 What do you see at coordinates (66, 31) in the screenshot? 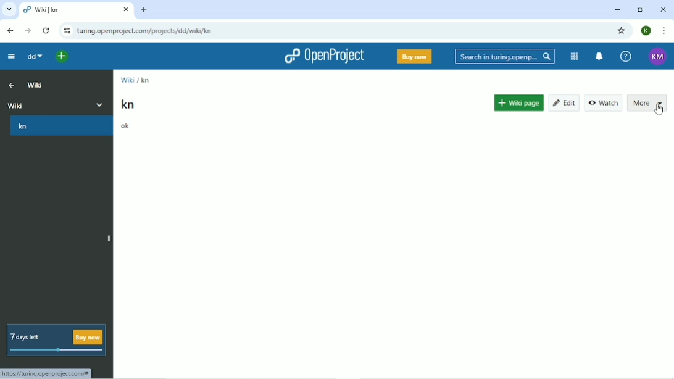
I see `View site information` at bounding box center [66, 31].